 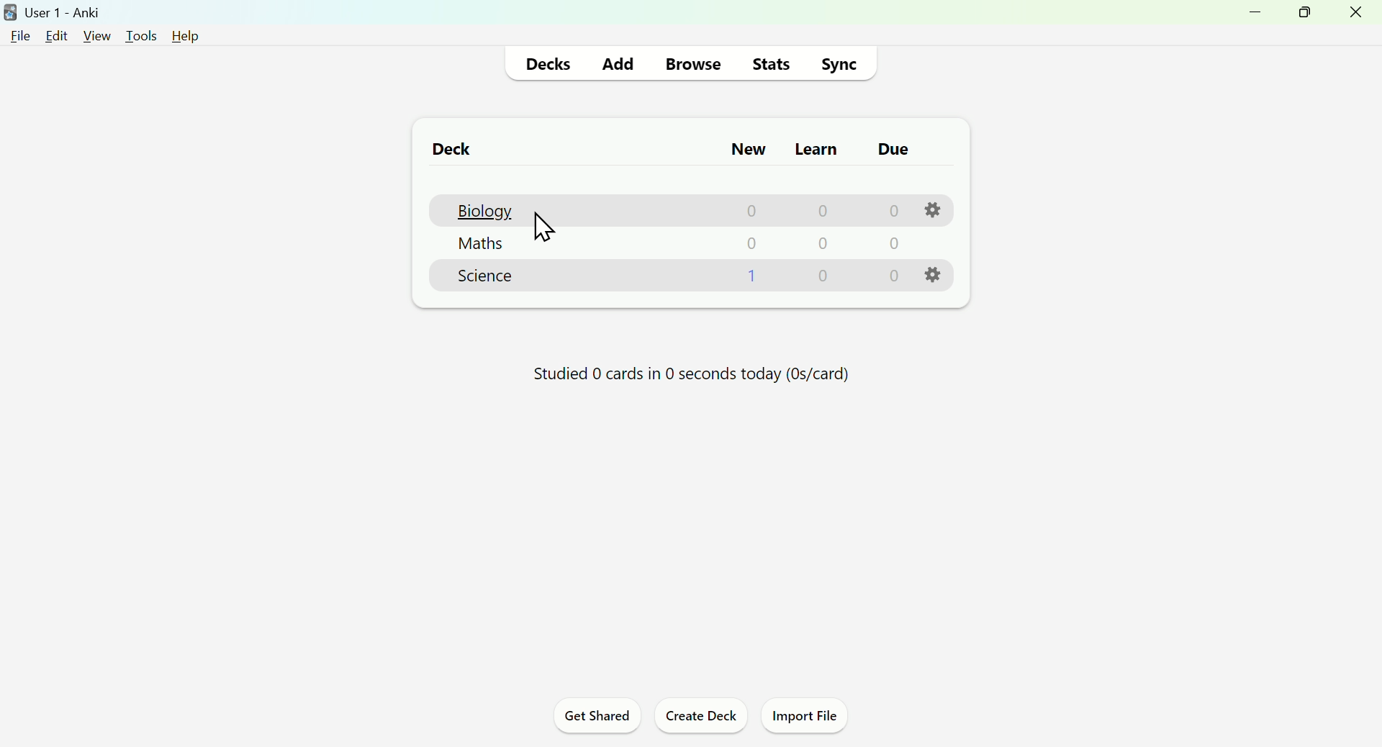 What do you see at coordinates (931, 273) in the screenshot?
I see `settings` at bounding box center [931, 273].